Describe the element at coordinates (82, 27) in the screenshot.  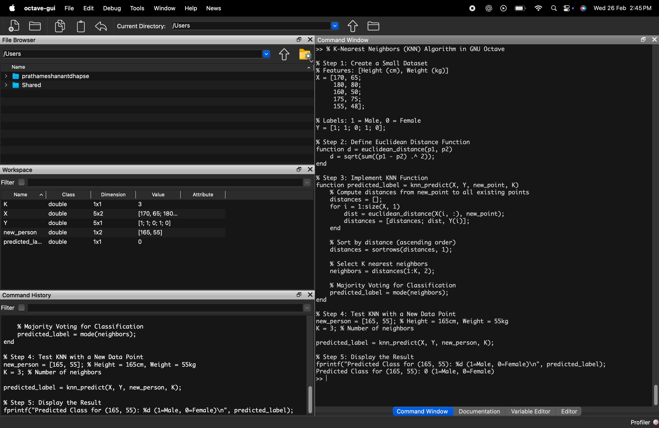
I see `storage` at that location.